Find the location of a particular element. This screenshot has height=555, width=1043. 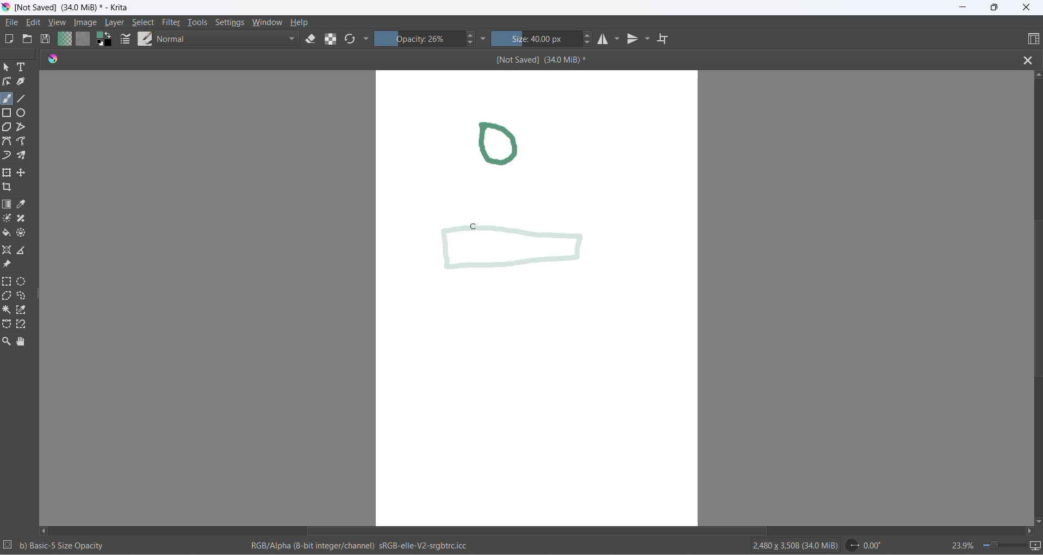

app icon is located at coordinates (7, 8).